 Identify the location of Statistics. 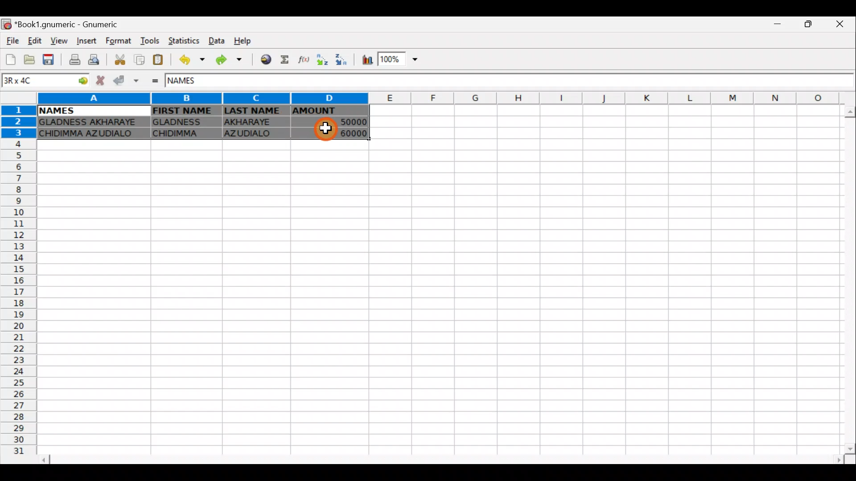
(185, 41).